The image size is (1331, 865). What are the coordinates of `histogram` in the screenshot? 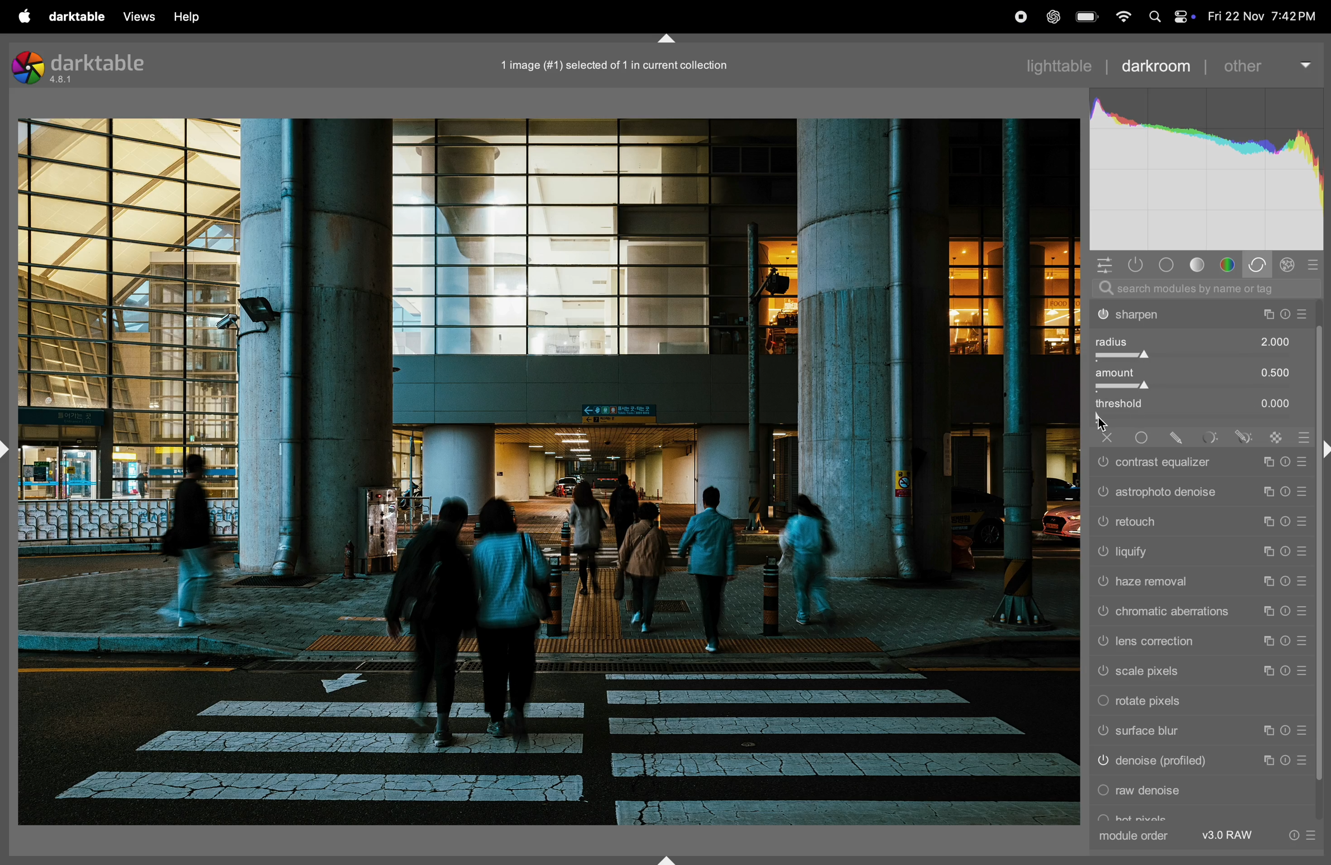 It's located at (1208, 168).